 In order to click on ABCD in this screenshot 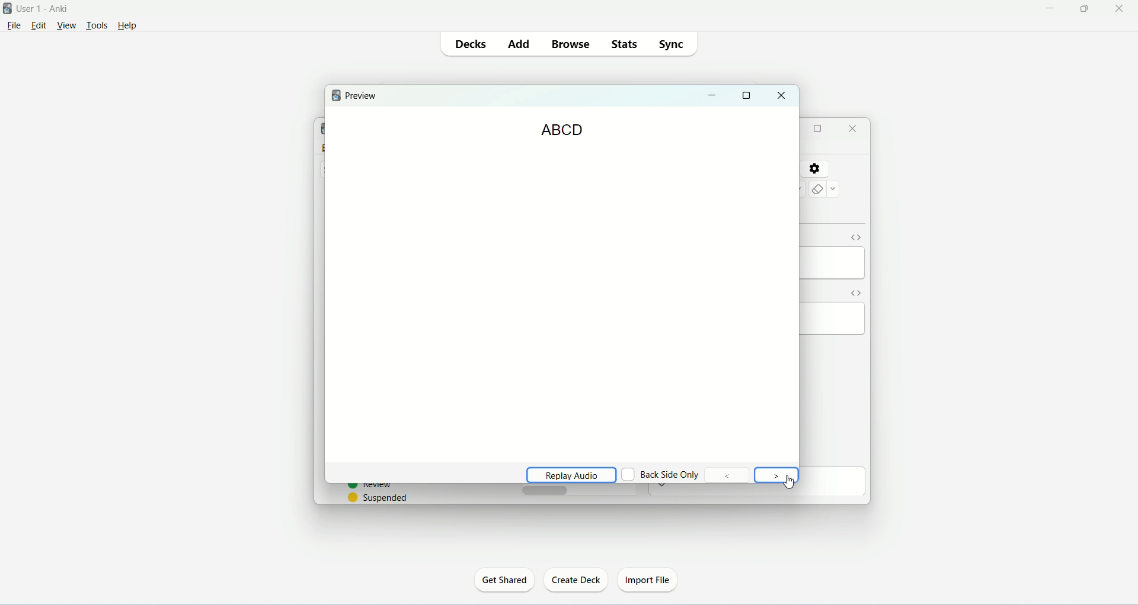, I will do `click(562, 130)`.